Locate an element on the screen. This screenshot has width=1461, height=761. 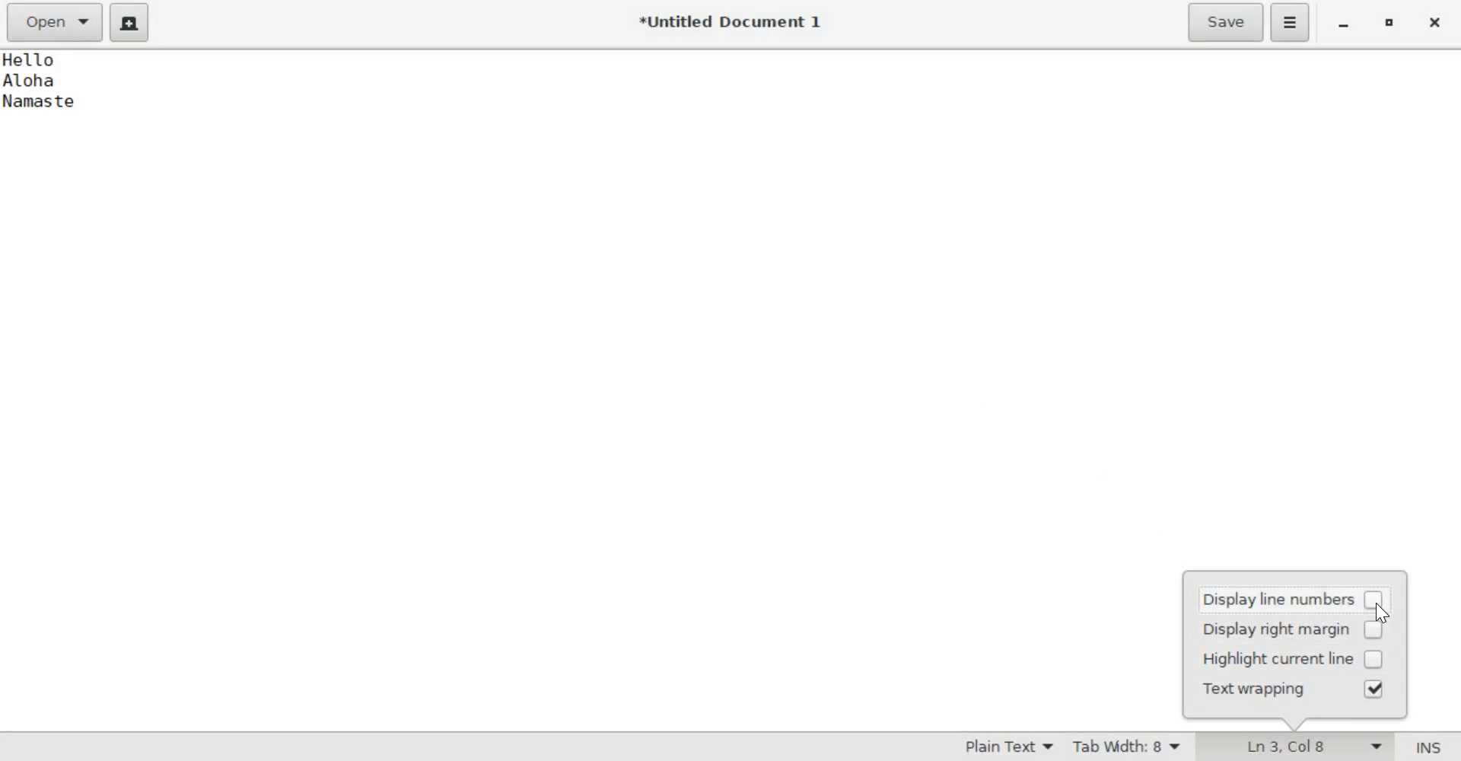
Unselected Checkbox is located at coordinates (1373, 631).